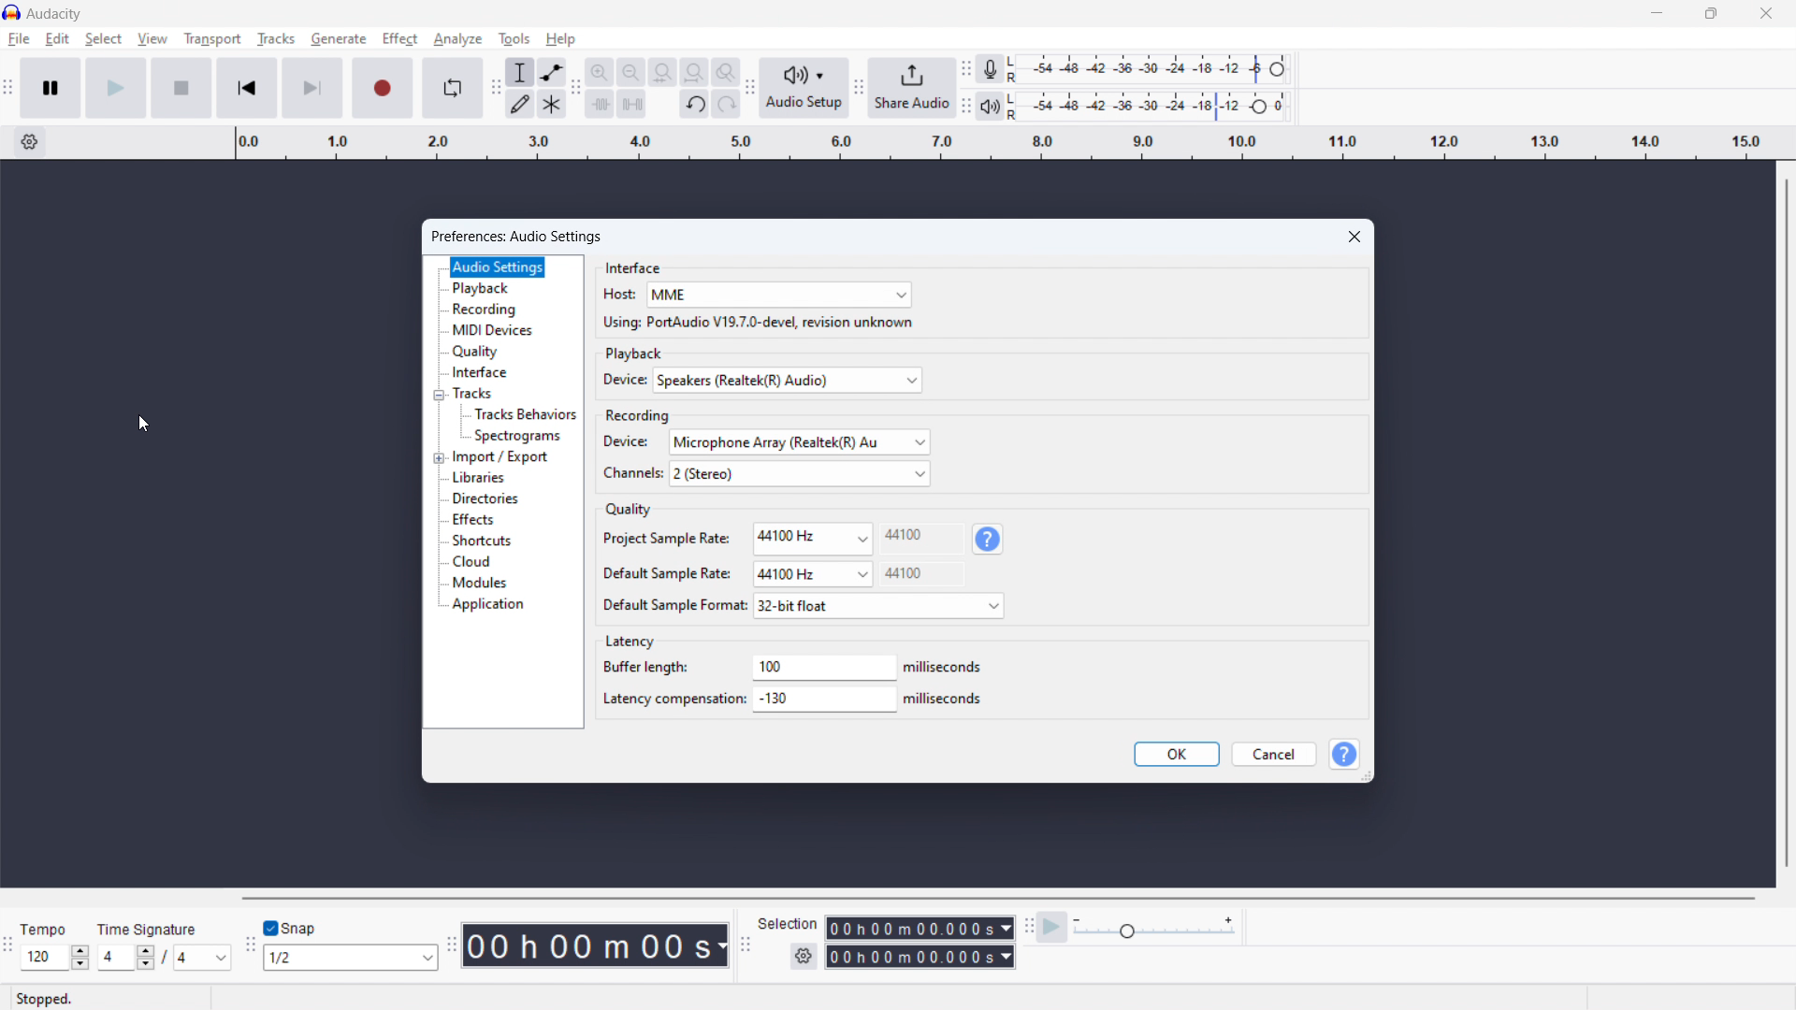 Image resolution: width=1796 pixels, height=1010 pixels. I want to click on generate, so click(339, 40).